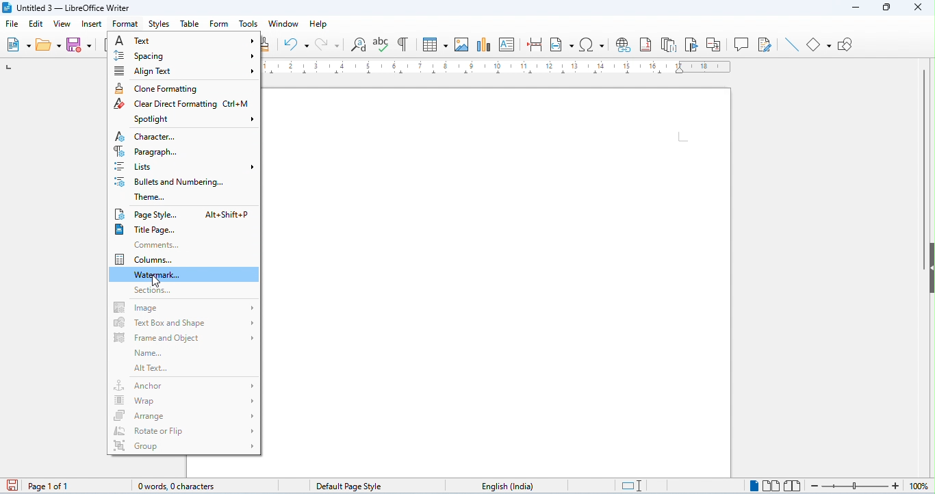 The width and height of the screenshot is (935, 494). I want to click on redo, so click(328, 44).